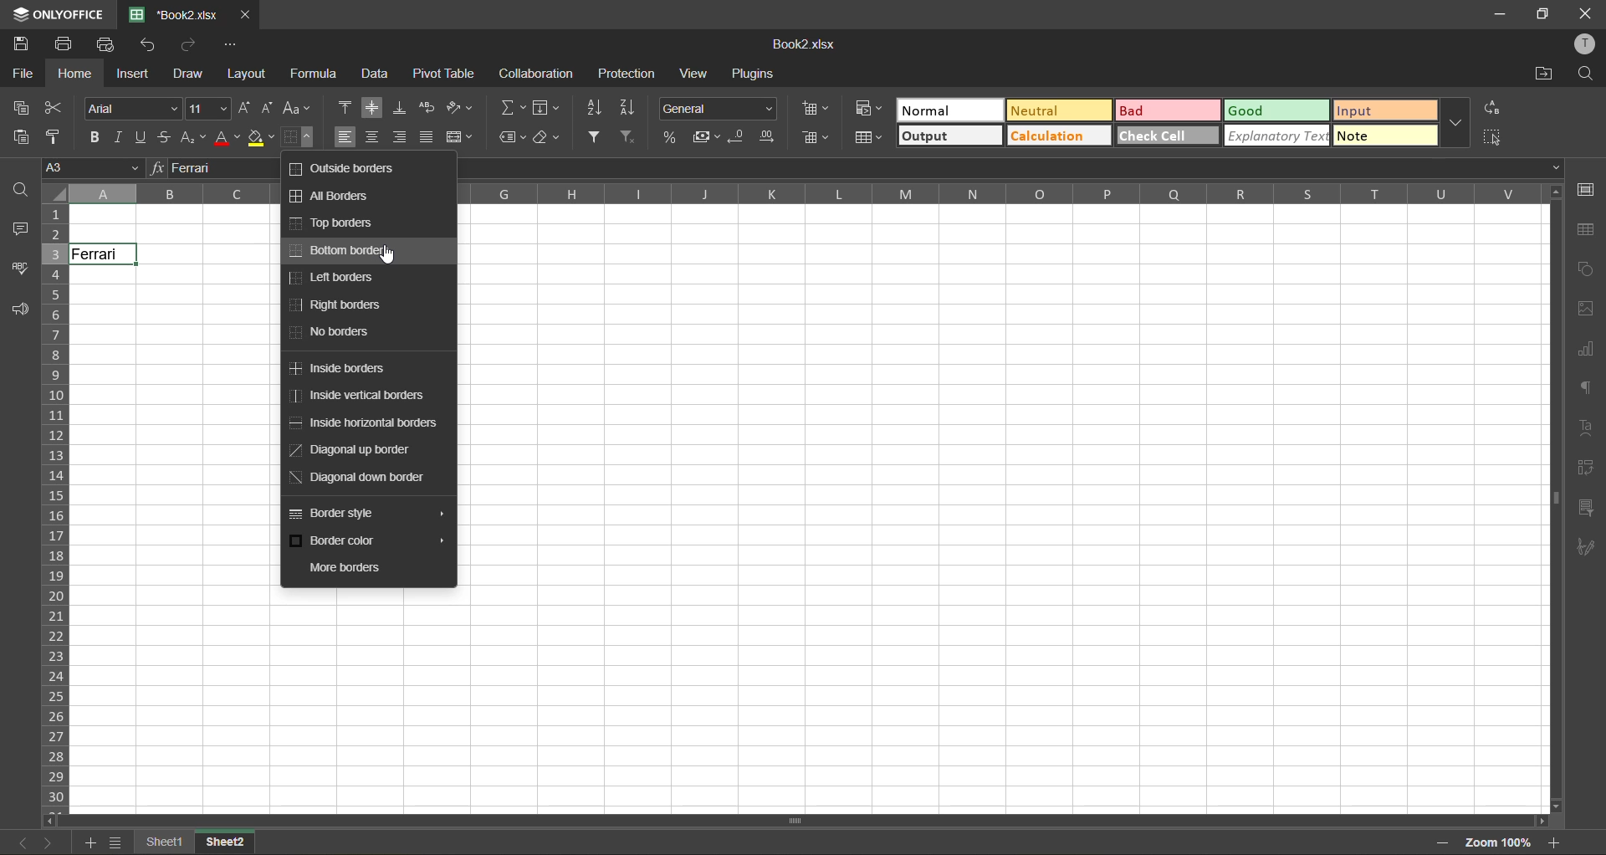  What do you see at coordinates (350, 451) in the screenshot?
I see `diagonal up border` at bounding box center [350, 451].